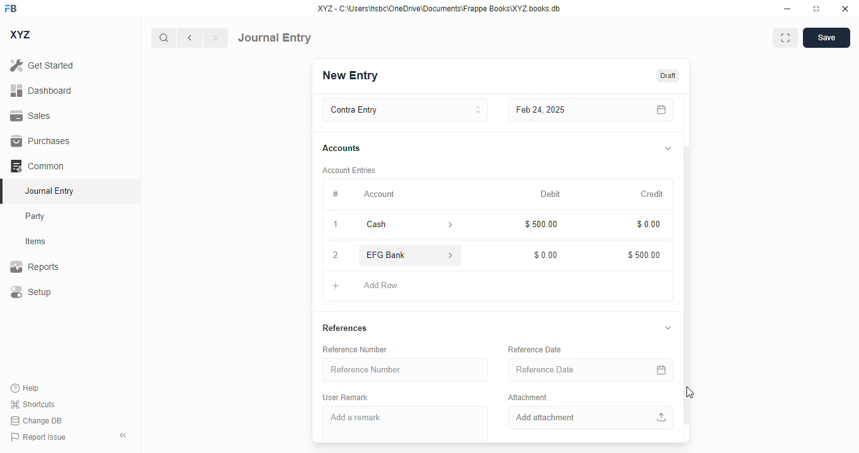 Image resolution: width=859 pixels, height=453 pixels. I want to click on account information, so click(450, 255).